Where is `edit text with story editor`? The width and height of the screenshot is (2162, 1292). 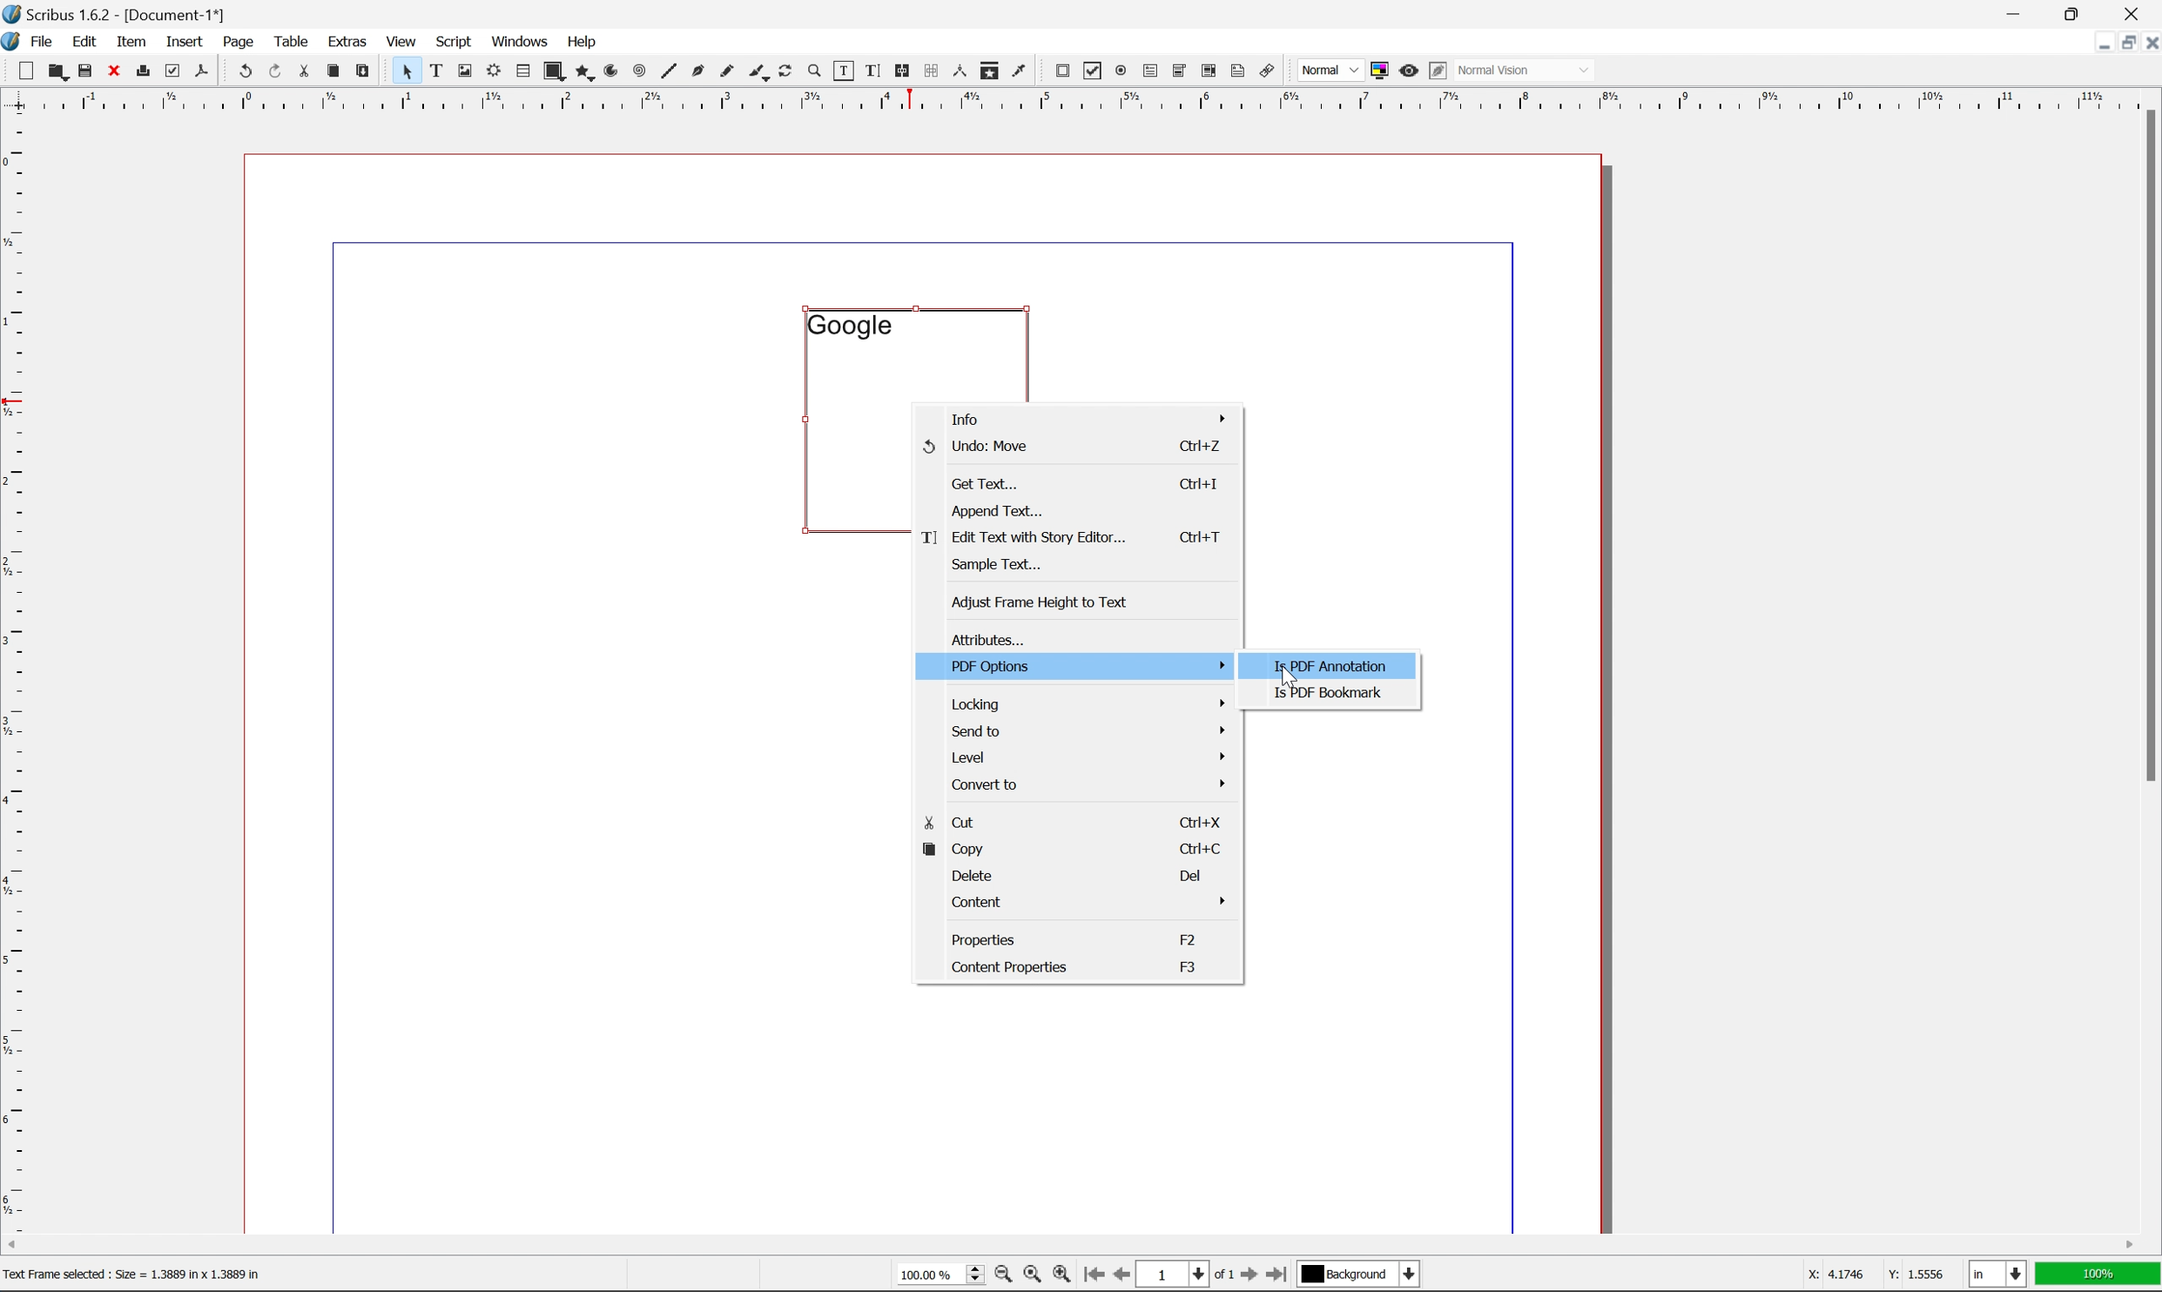
edit text with story editor is located at coordinates (869, 70).